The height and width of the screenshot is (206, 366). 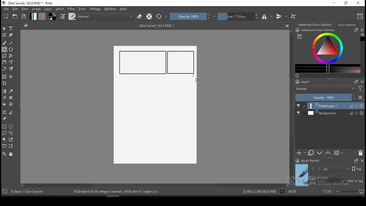 I want to click on reference images tool, so click(x=4, y=119).